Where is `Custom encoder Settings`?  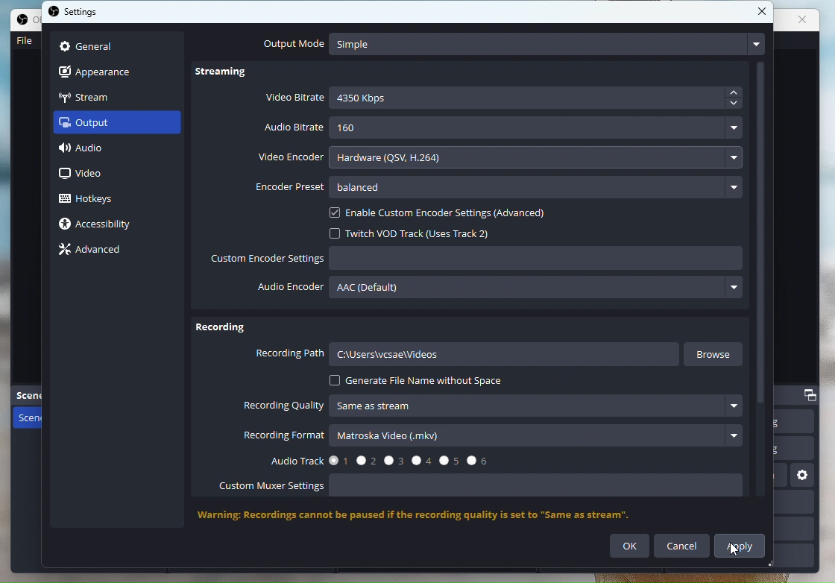 Custom encoder Settings is located at coordinates (478, 260).